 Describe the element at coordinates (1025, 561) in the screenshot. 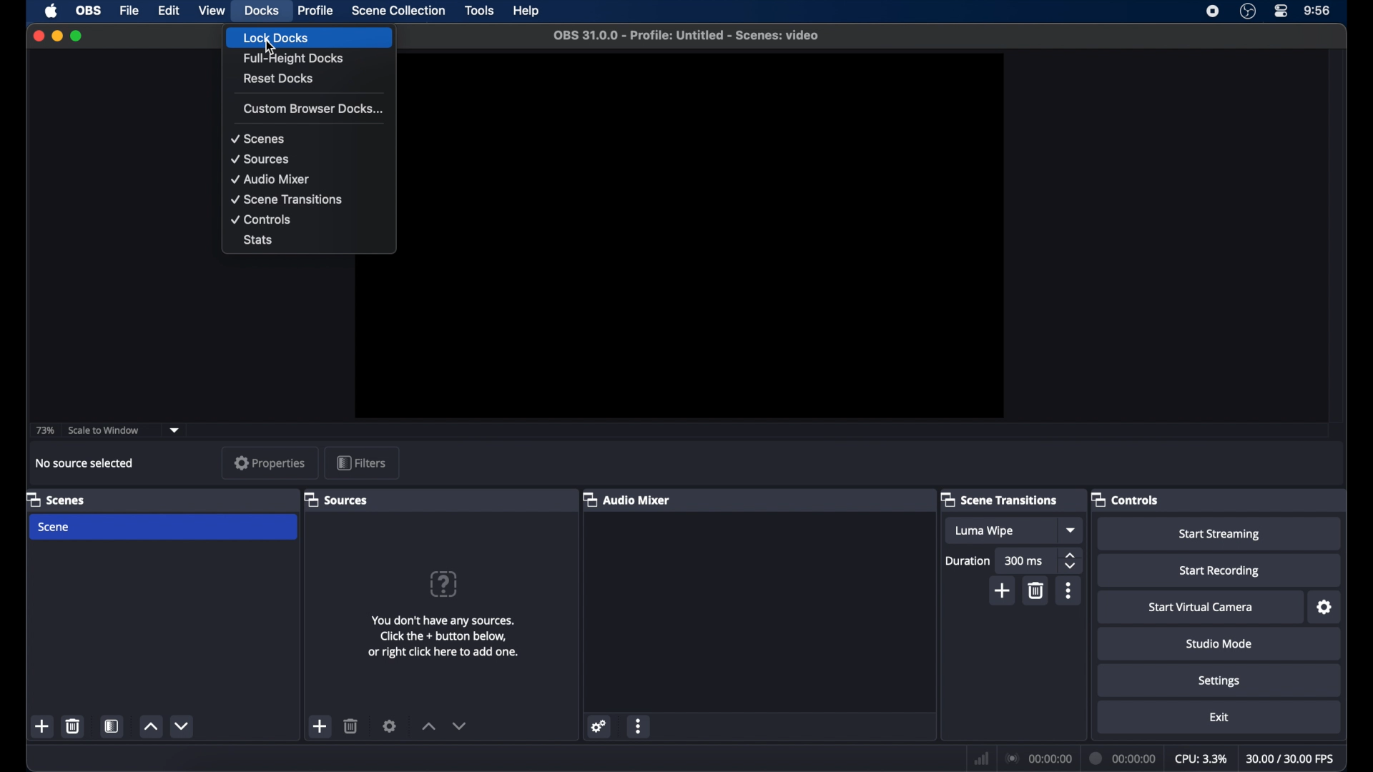

I see `300 ms` at that location.